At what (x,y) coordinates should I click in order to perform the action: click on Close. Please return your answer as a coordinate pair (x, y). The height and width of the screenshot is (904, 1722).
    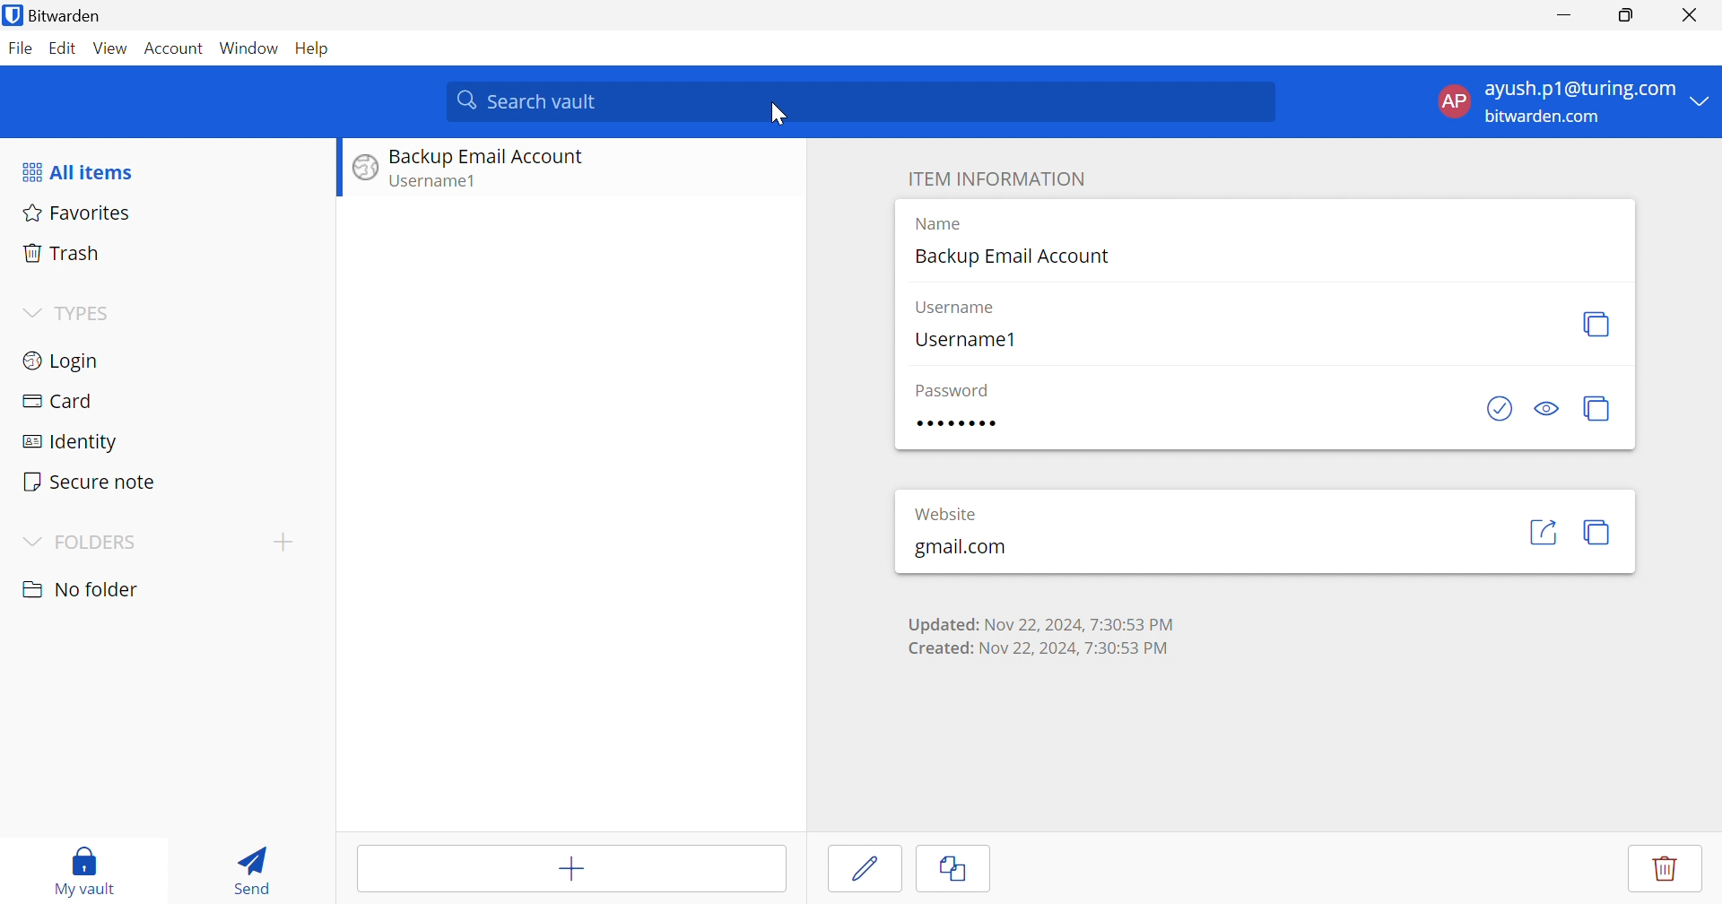
    Looking at the image, I should click on (1690, 14).